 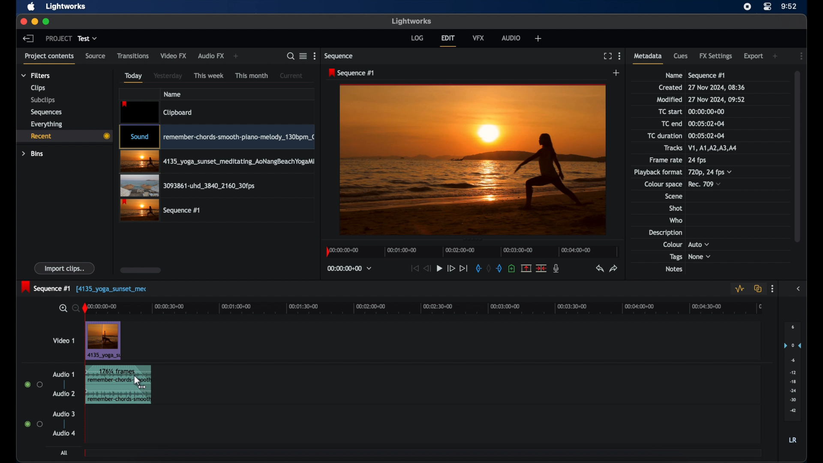 I want to click on play head, so click(x=85, y=309).